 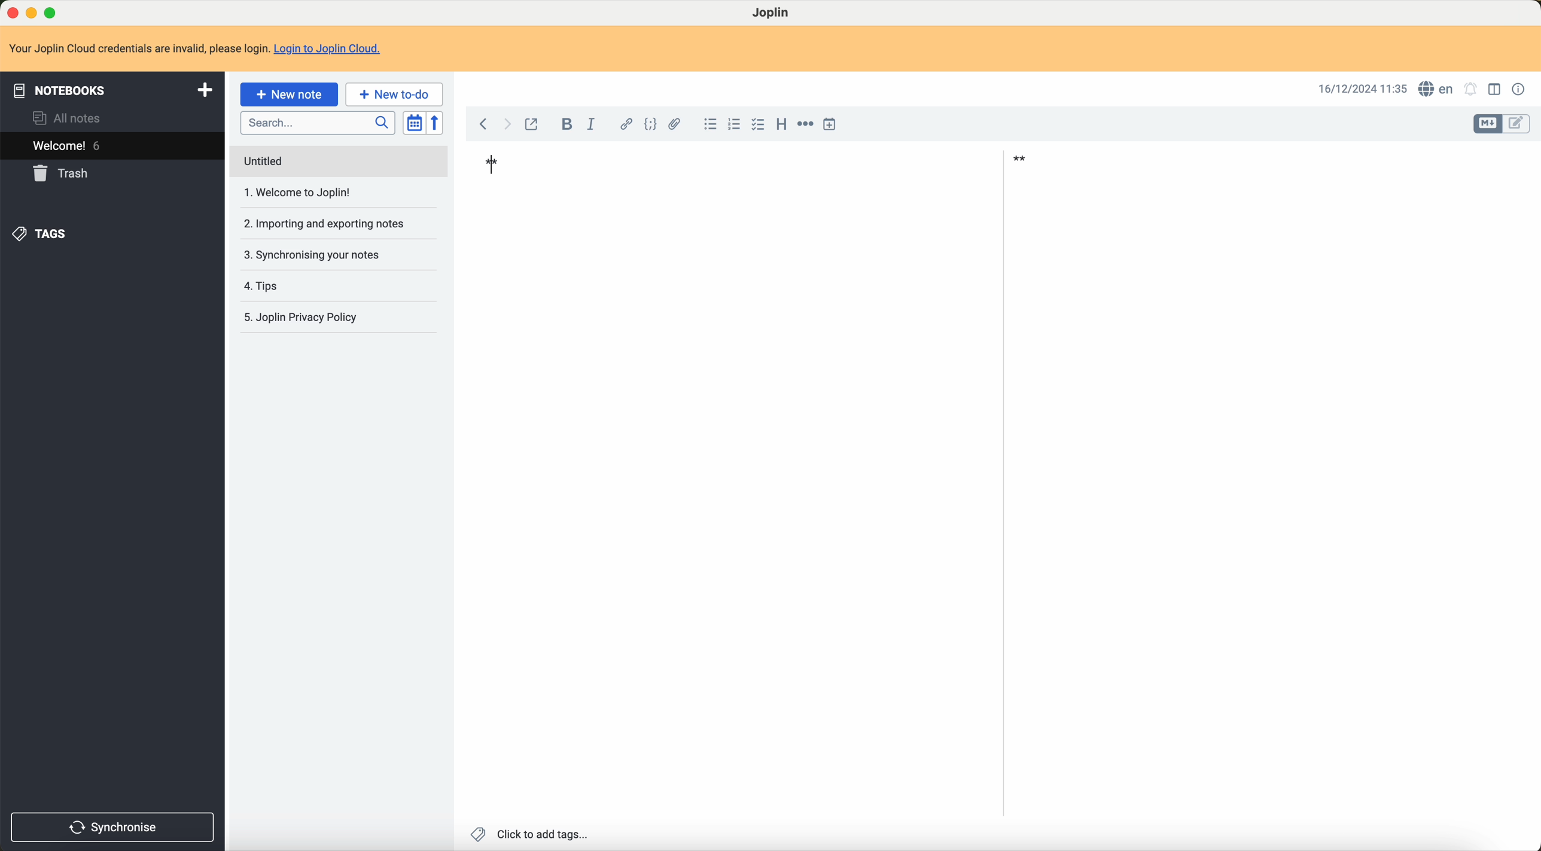 What do you see at coordinates (11, 11) in the screenshot?
I see `close program` at bounding box center [11, 11].